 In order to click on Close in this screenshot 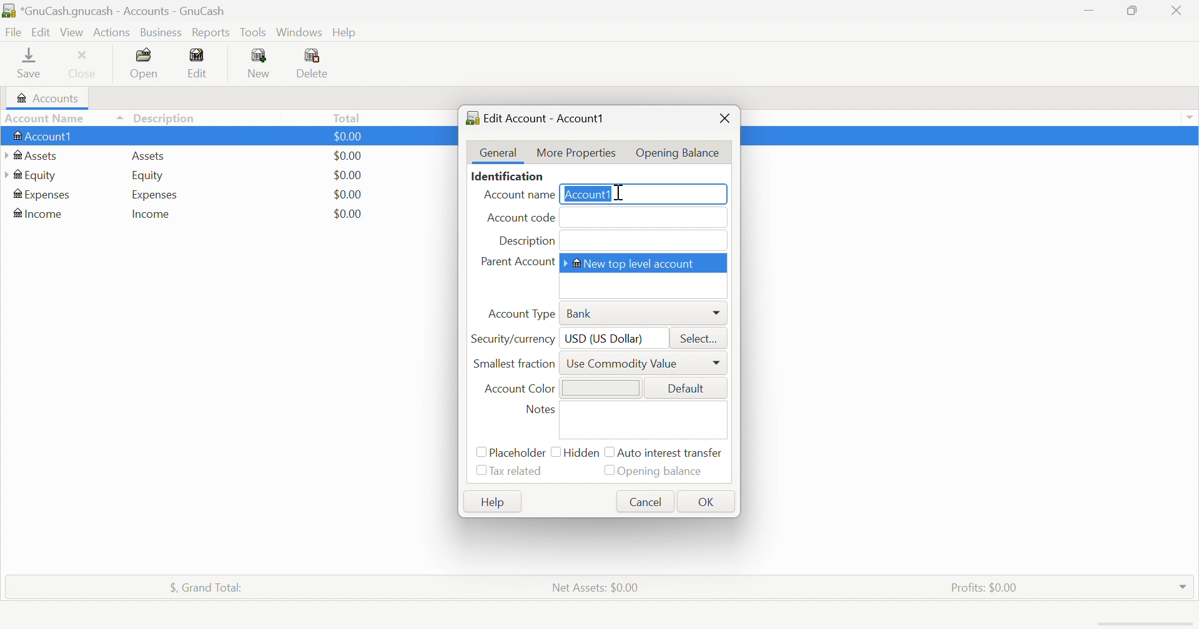, I will do `click(85, 64)`.